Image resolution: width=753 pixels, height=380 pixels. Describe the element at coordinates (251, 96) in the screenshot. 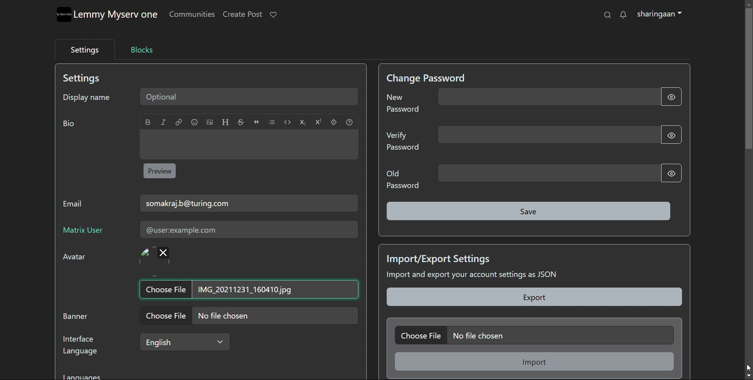

I see `Optional` at that location.